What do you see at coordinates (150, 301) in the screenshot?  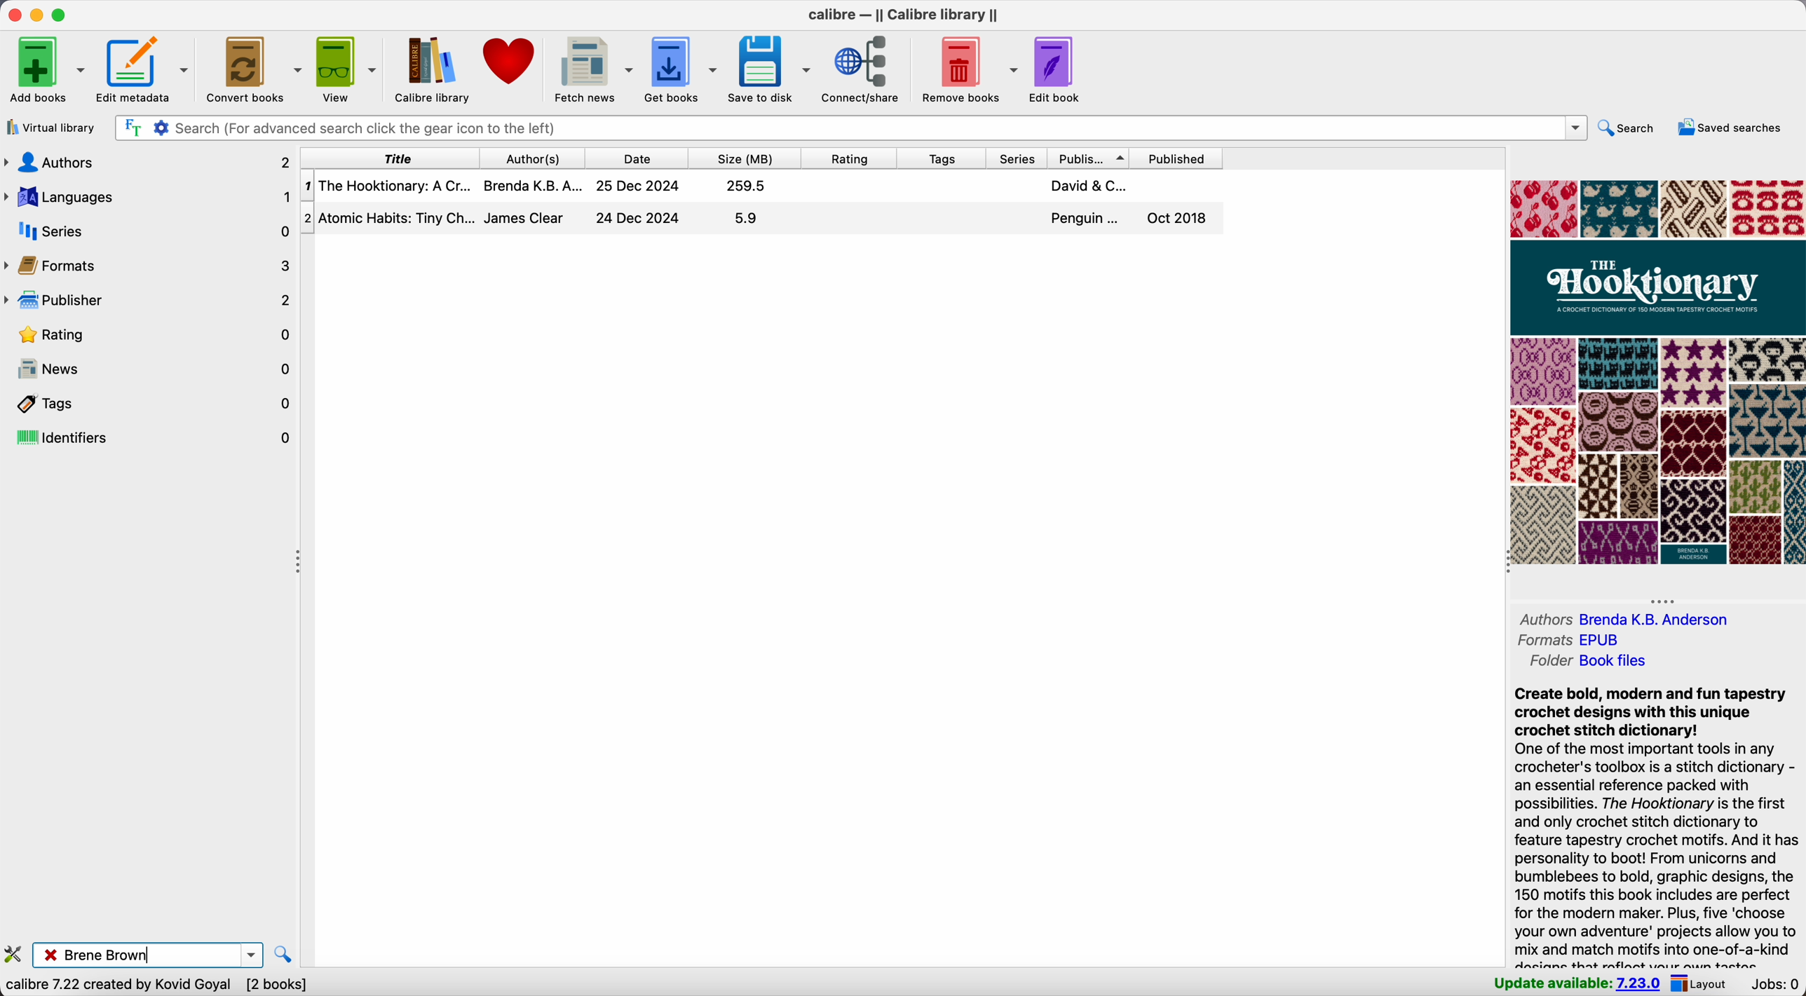 I see `publisher` at bounding box center [150, 301].